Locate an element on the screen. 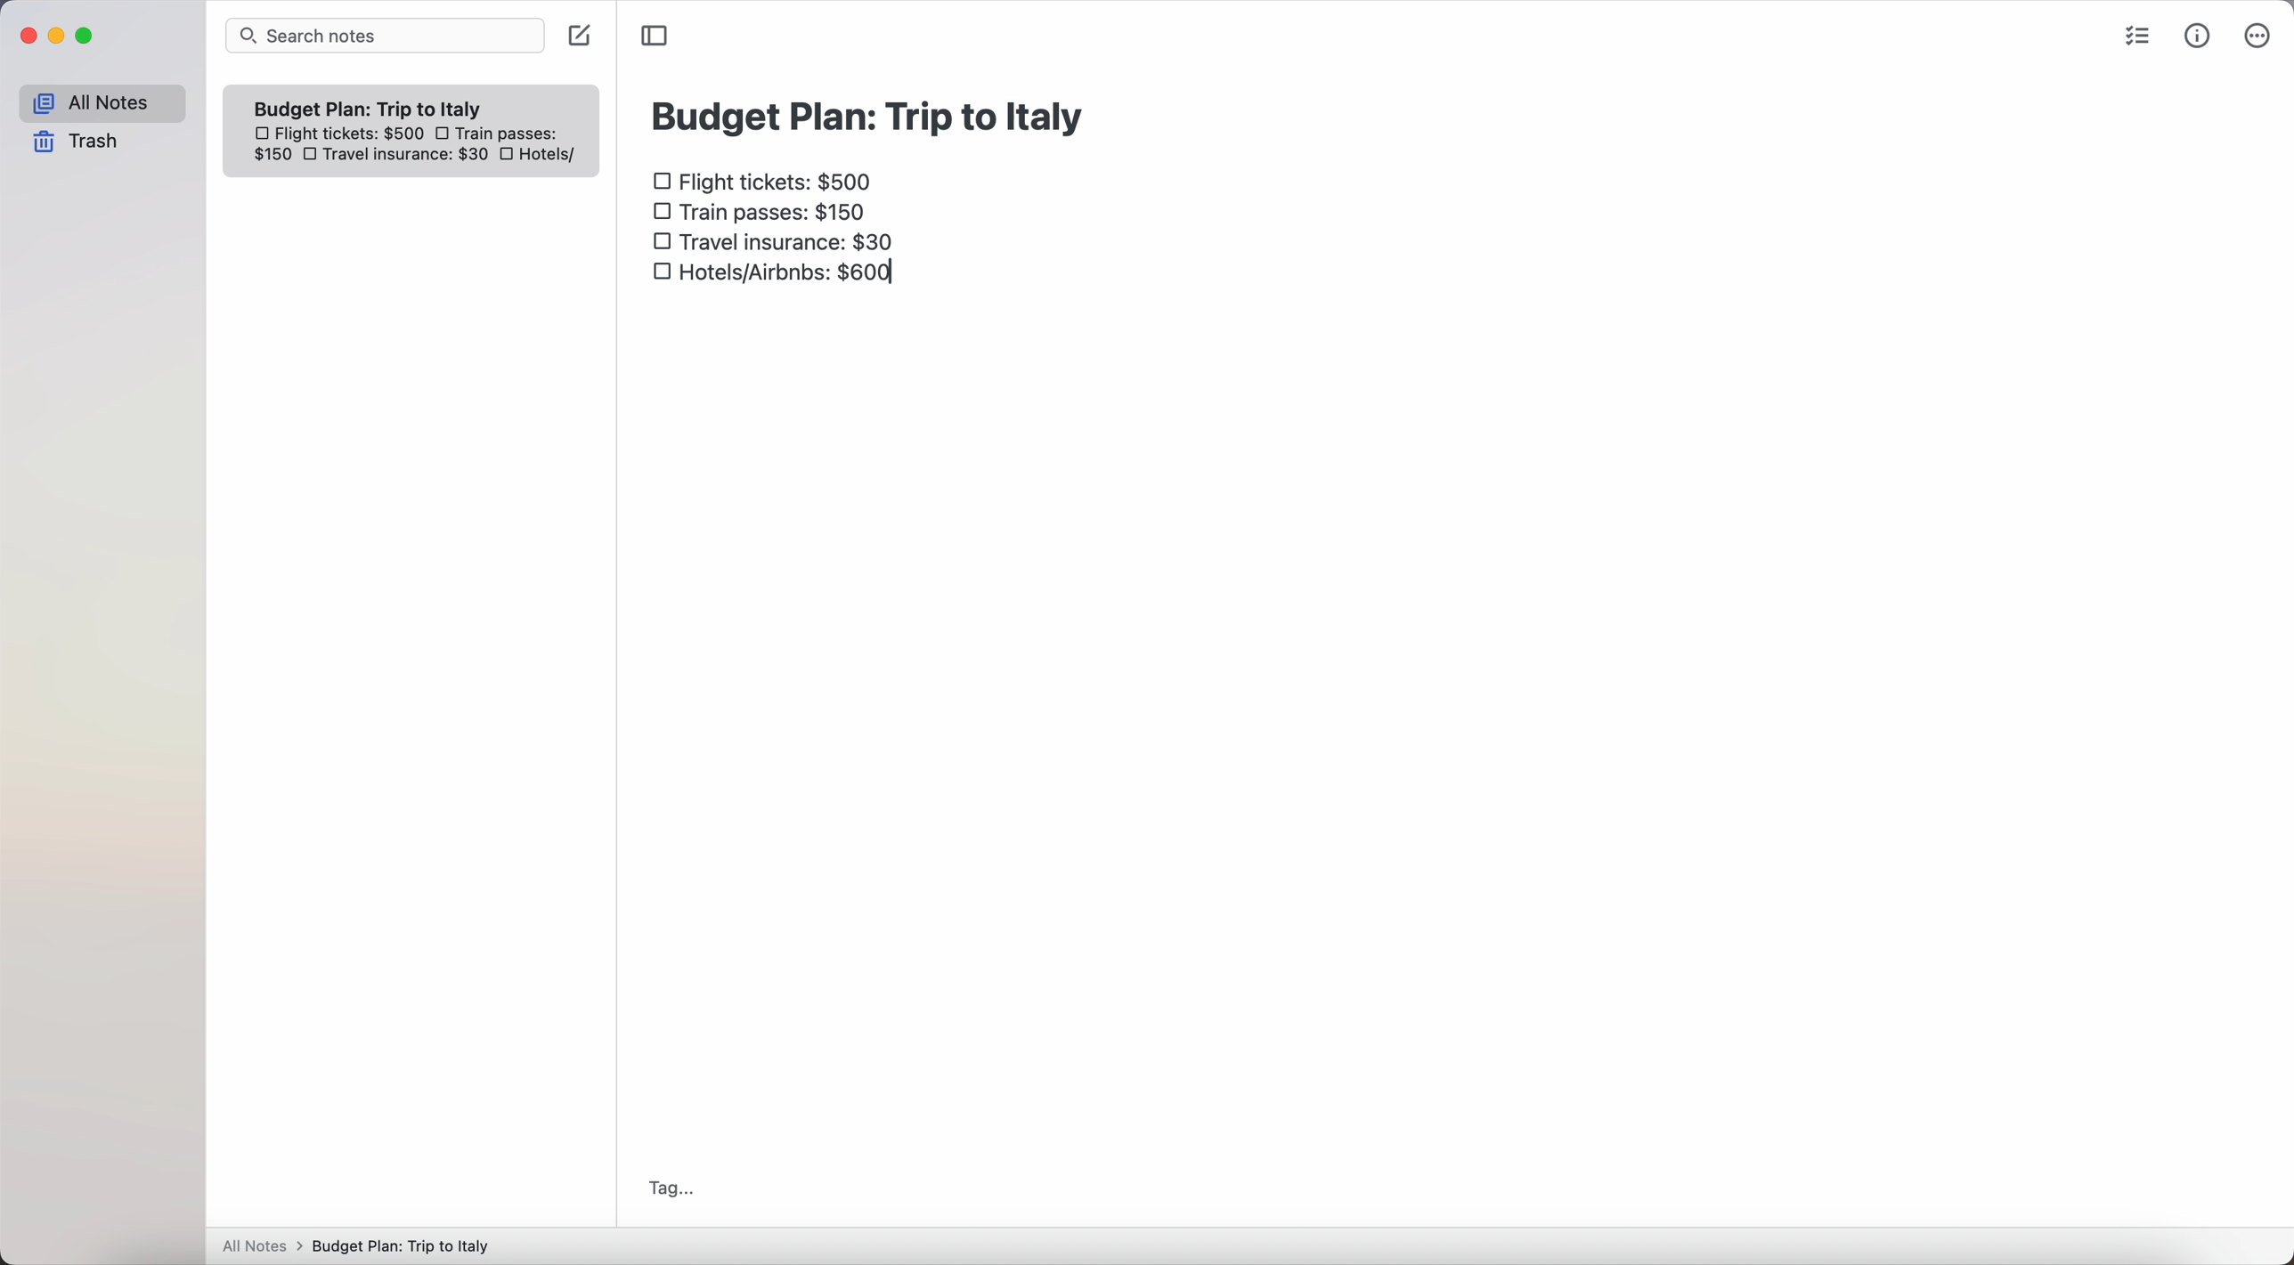 Image resolution: width=2294 pixels, height=1265 pixels. trash is located at coordinates (77, 142).